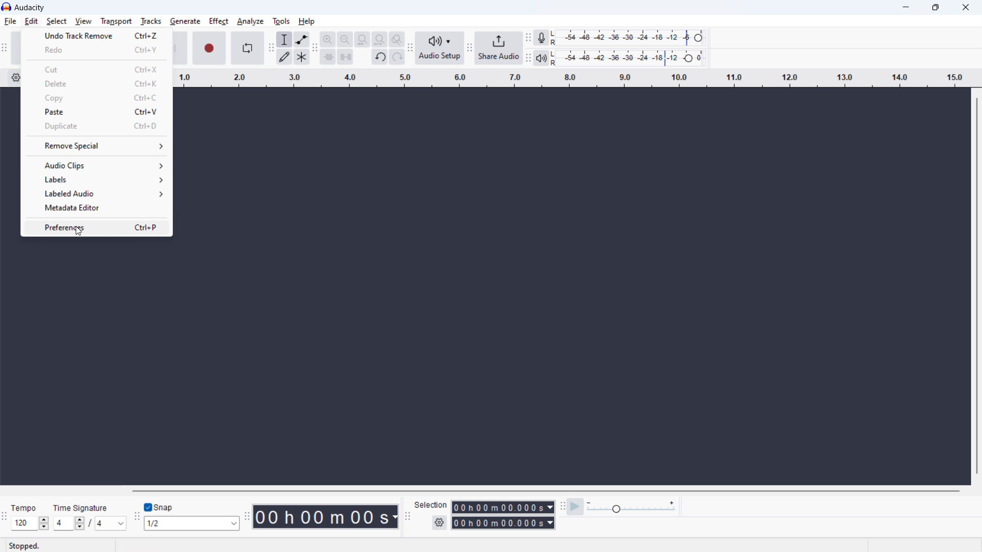  Describe the element at coordinates (16, 78) in the screenshot. I see `timeline settings` at that location.